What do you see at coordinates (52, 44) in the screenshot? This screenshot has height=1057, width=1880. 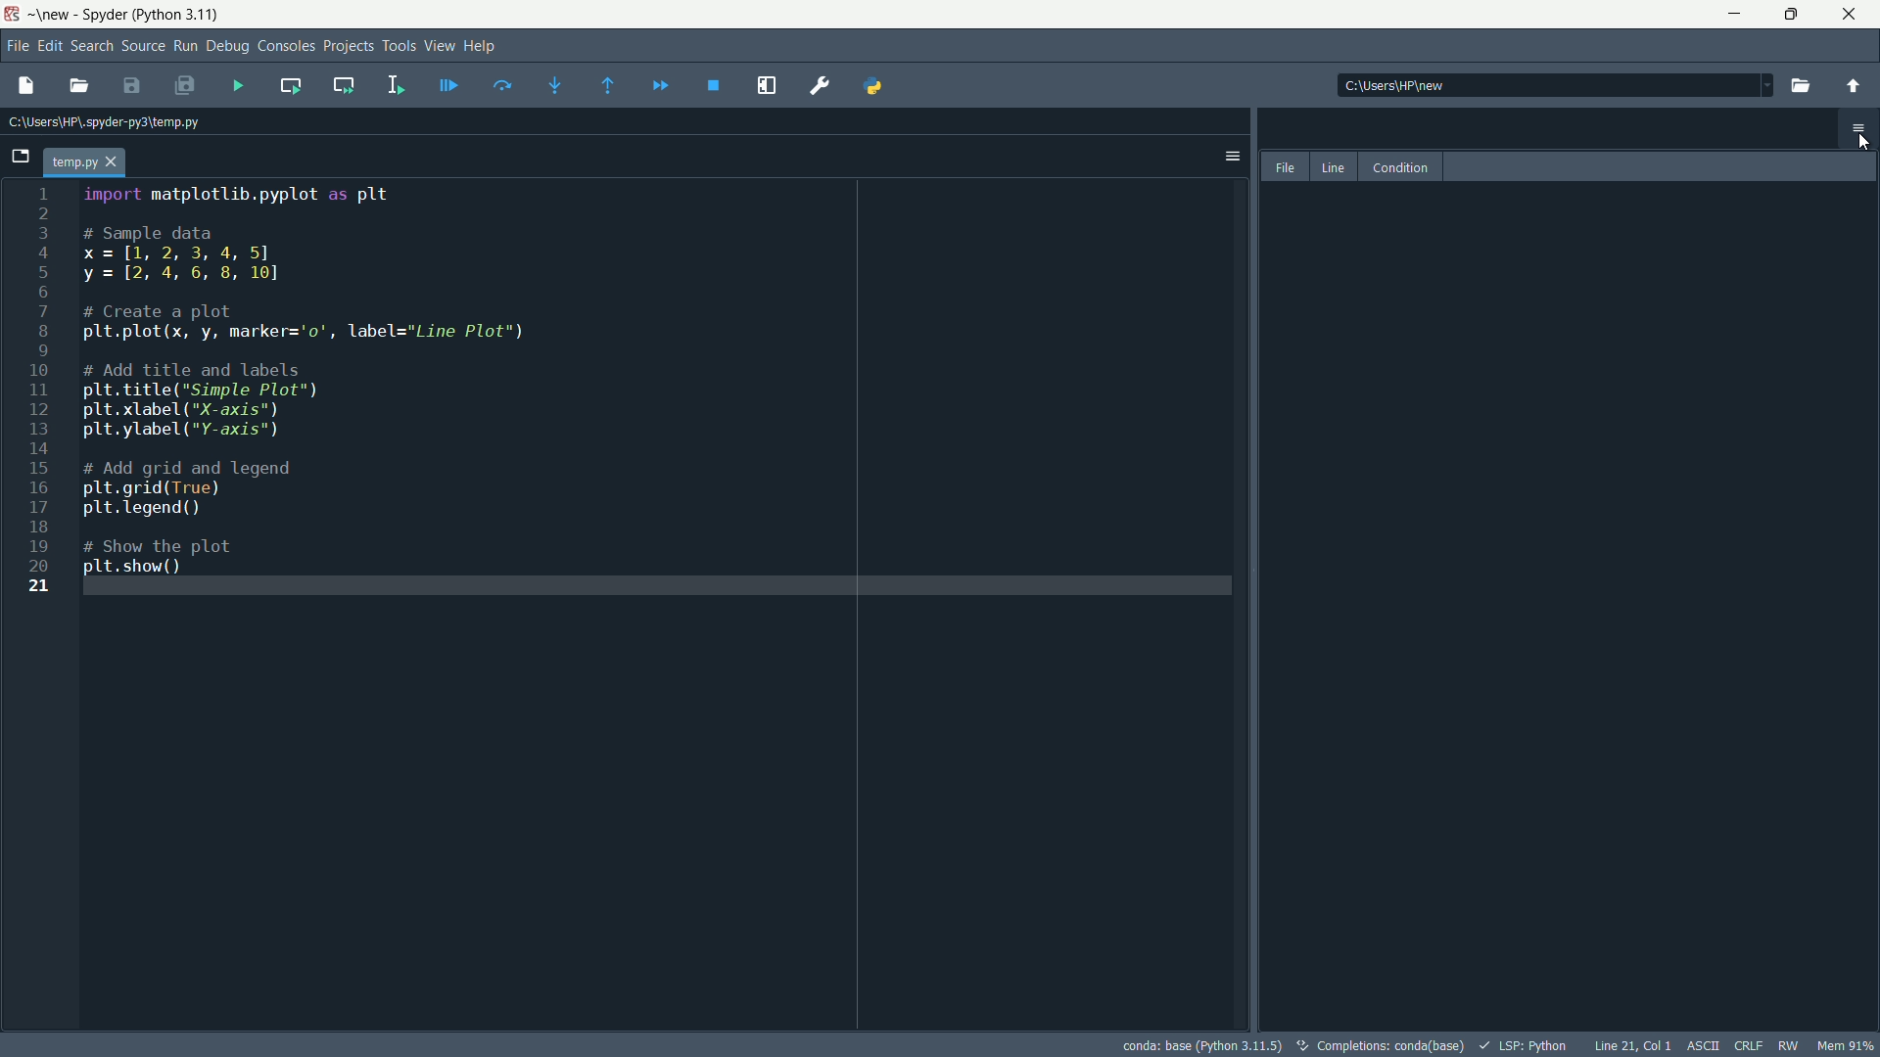 I see `edit menu` at bounding box center [52, 44].